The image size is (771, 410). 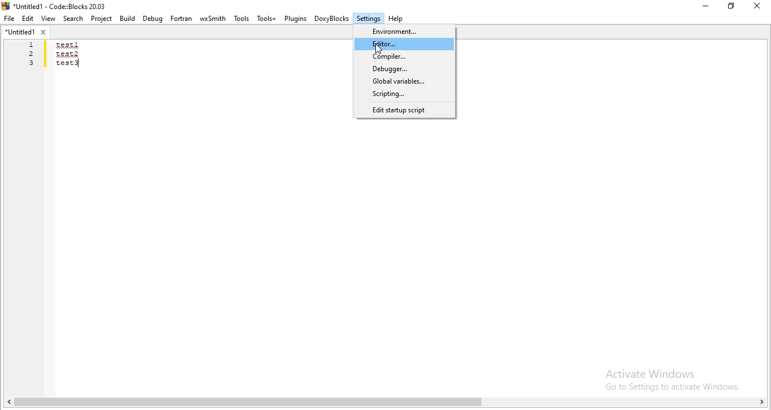 What do you see at coordinates (732, 6) in the screenshot?
I see `Restore` at bounding box center [732, 6].